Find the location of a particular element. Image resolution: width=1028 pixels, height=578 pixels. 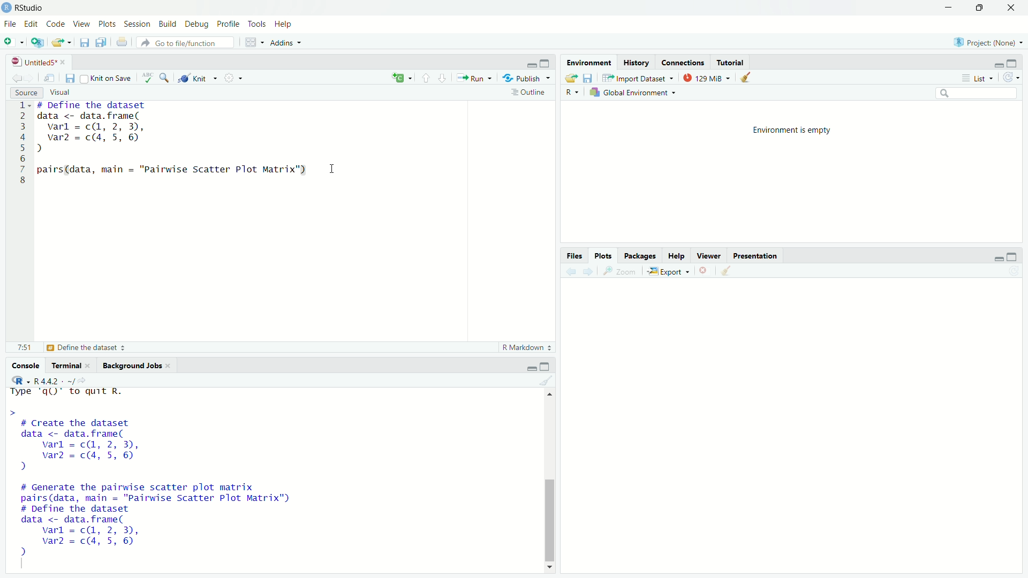

Down is located at coordinates (550, 566).